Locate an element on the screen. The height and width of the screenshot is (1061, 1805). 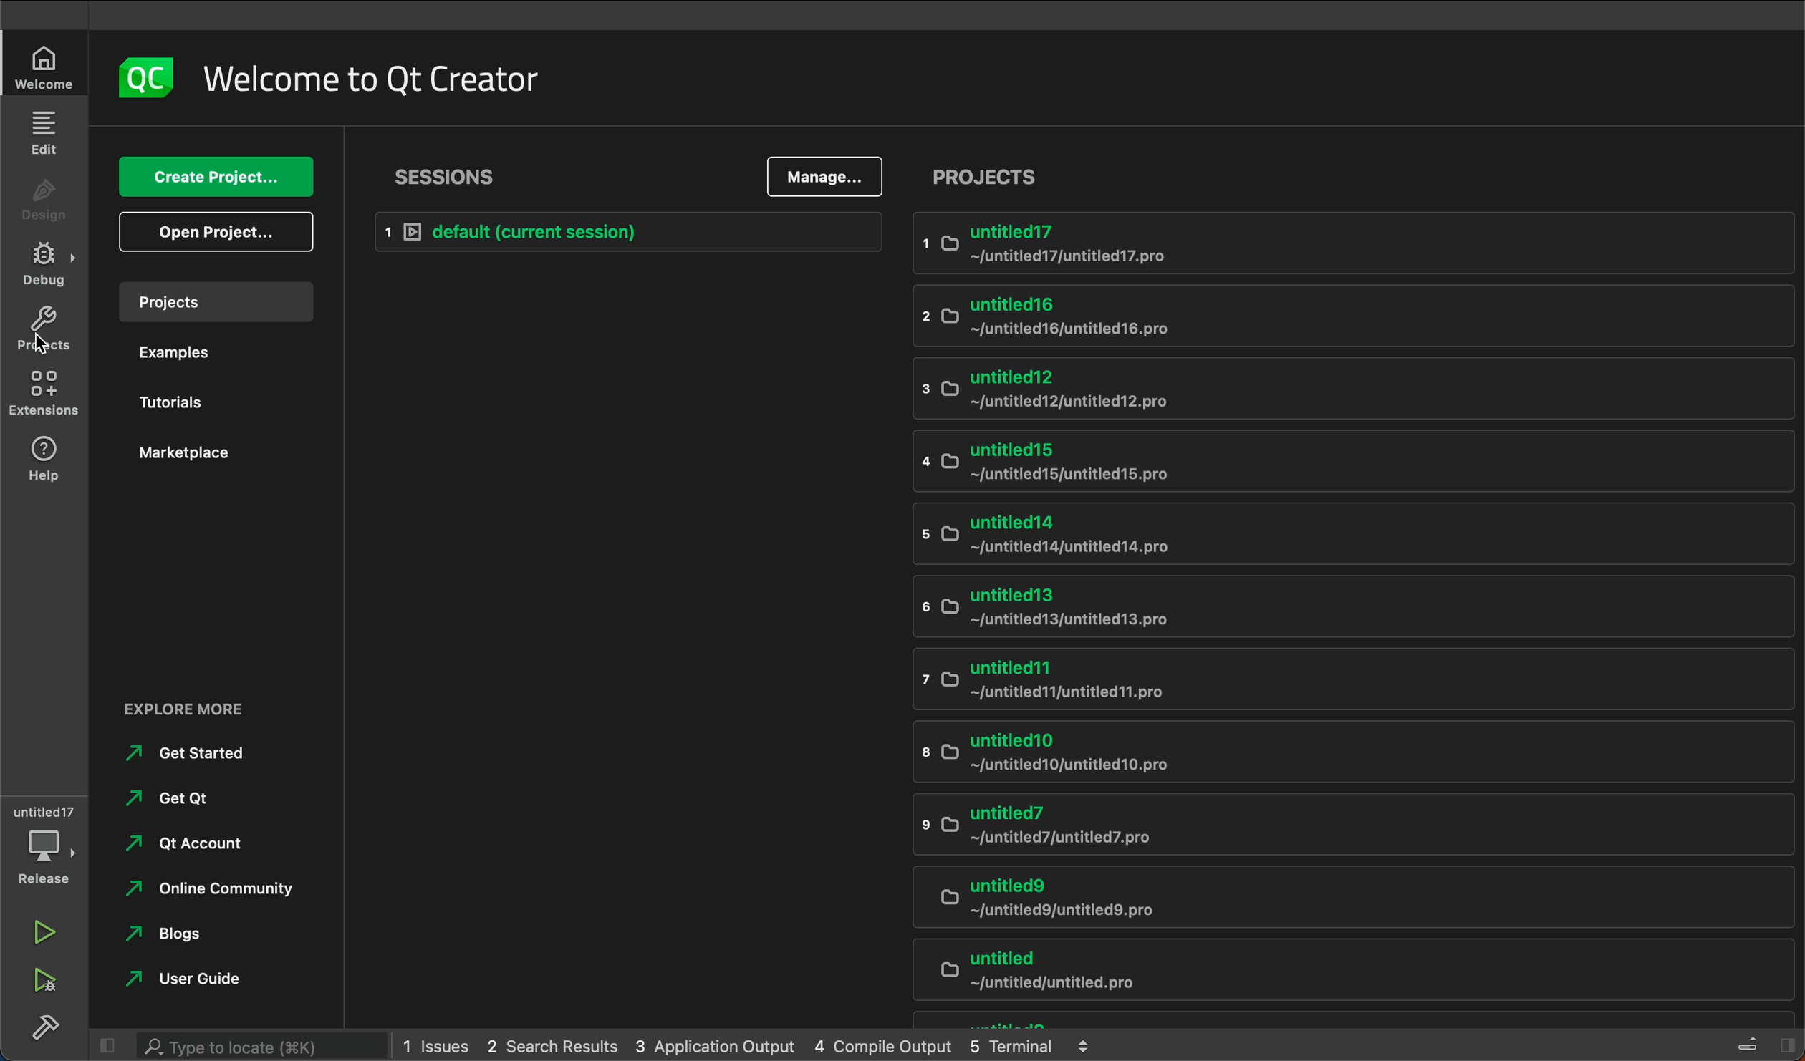
online community is located at coordinates (221, 888).